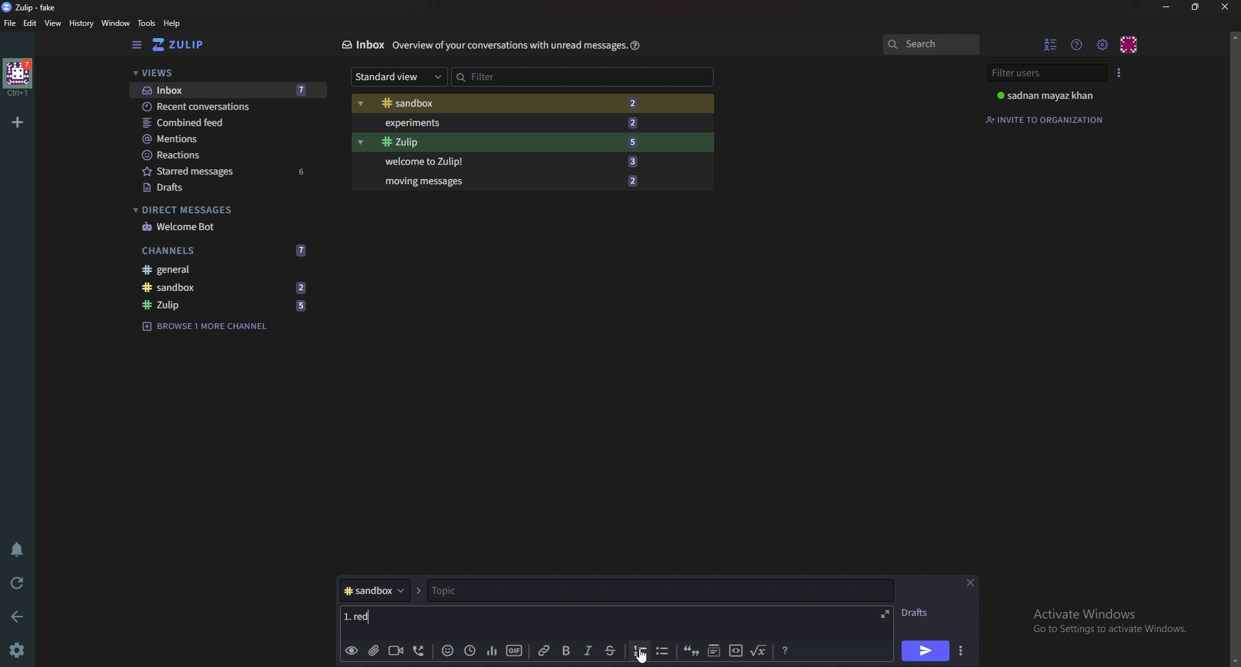  Describe the element at coordinates (1103, 44) in the screenshot. I see `main menu` at that location.